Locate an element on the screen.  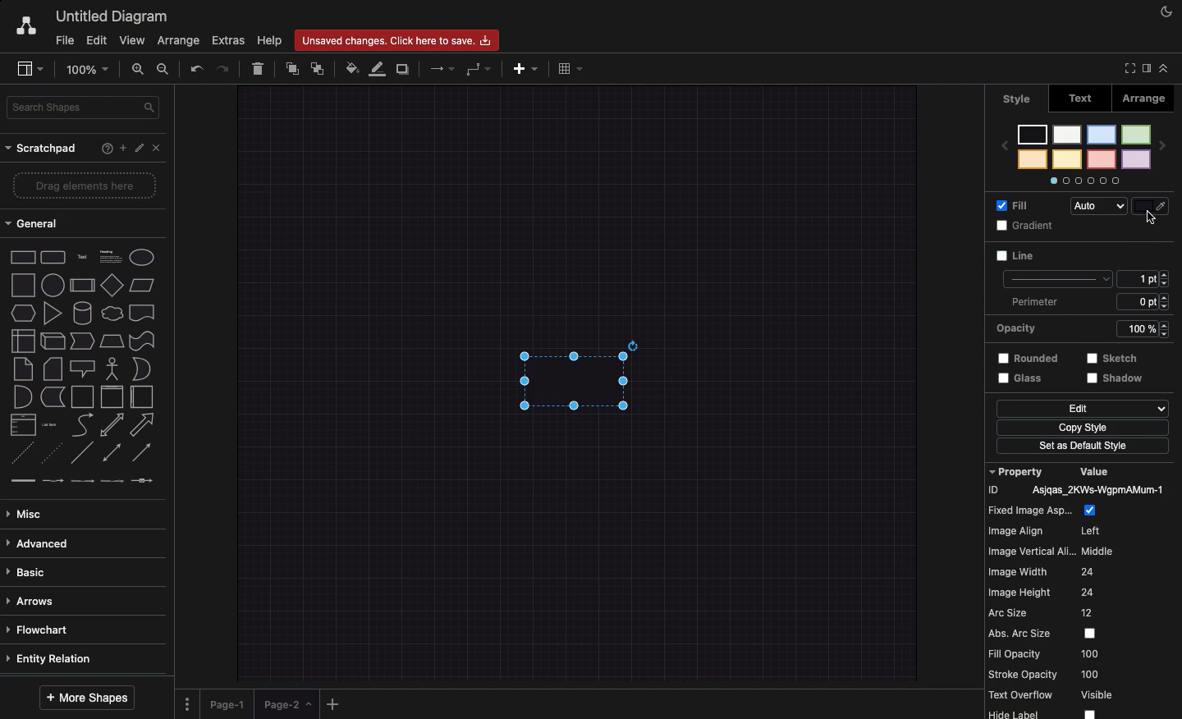
line is located at coordinates (82, 452).